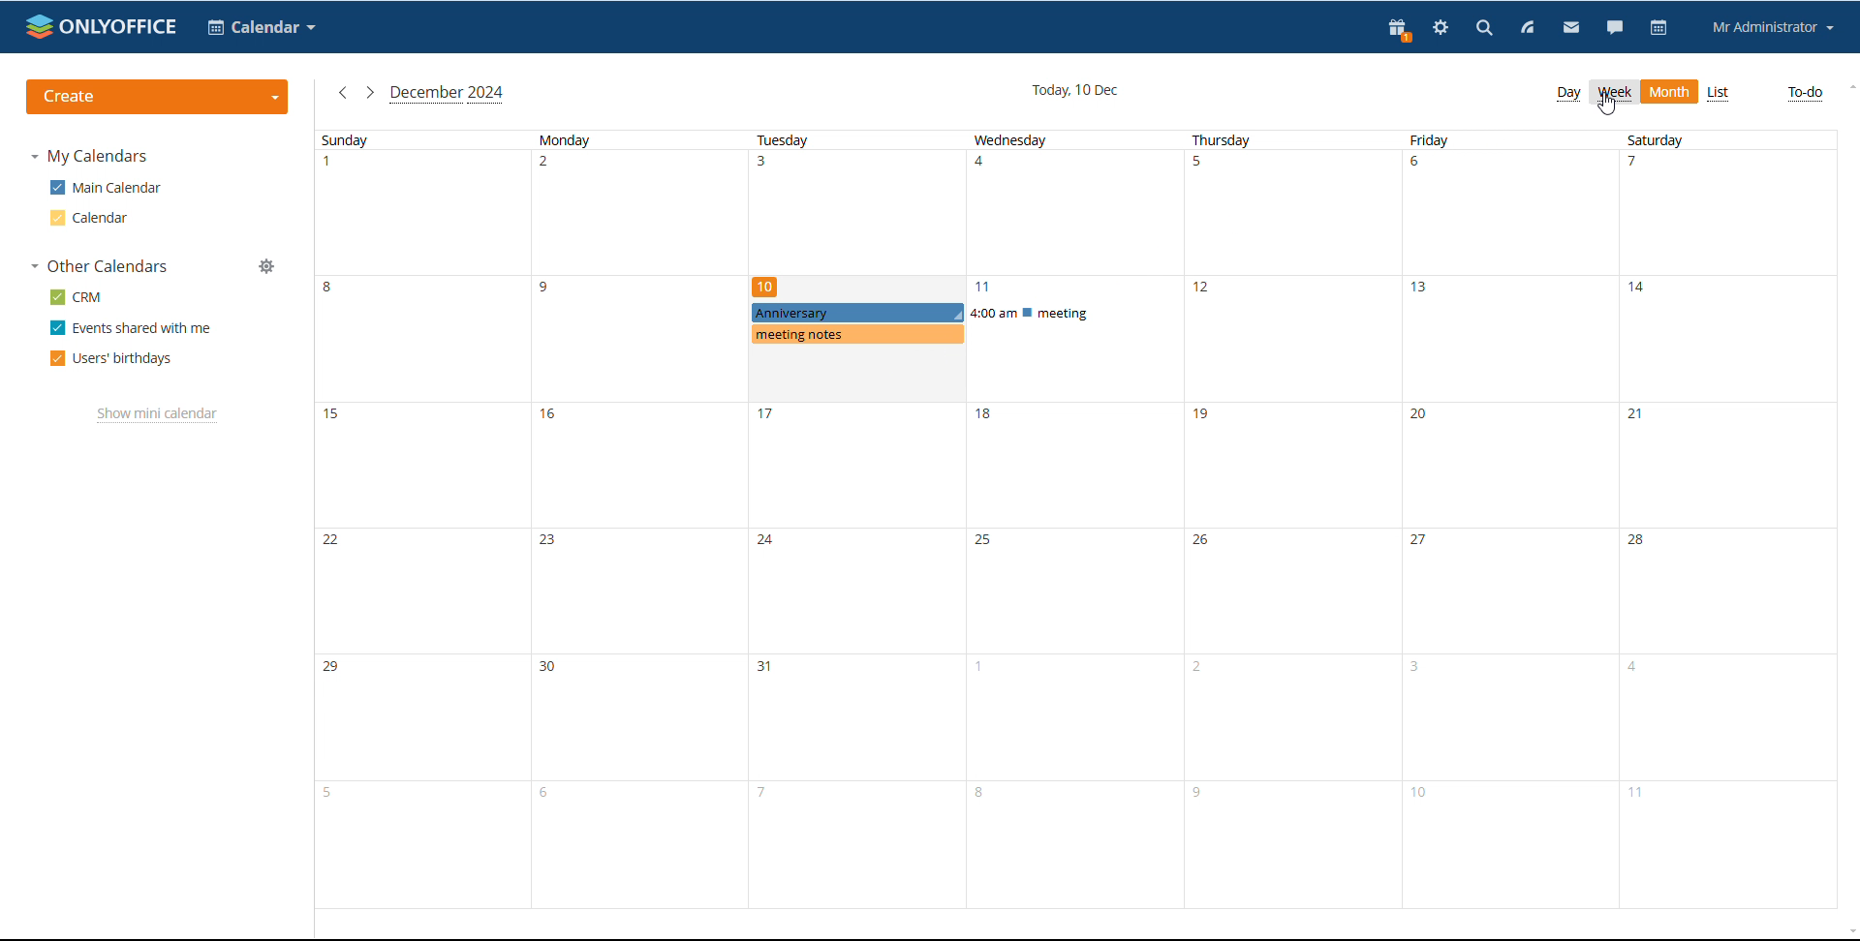 This screenshot has height=941, width=1860. What do you see at coordinates (263, 26) in the screenshot?
I see `calender` at bounding box center [263, 26].